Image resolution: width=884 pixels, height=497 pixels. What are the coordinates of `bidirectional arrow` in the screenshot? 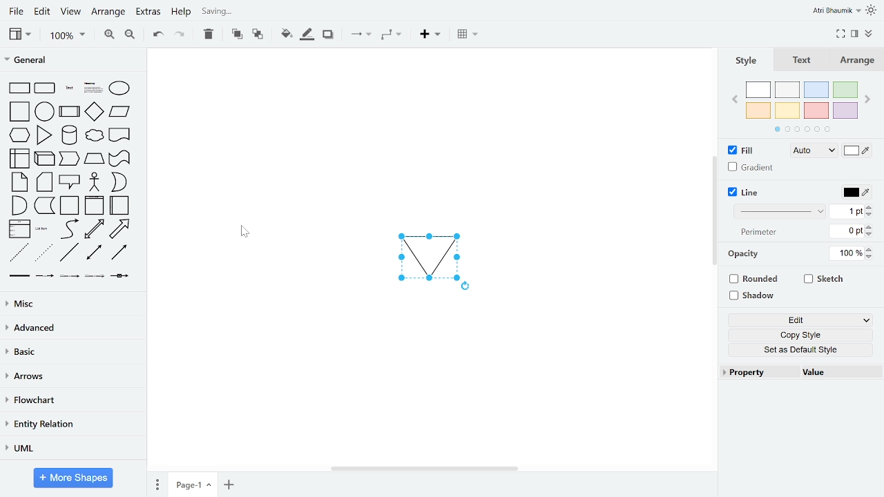 It's located at (93, 253).